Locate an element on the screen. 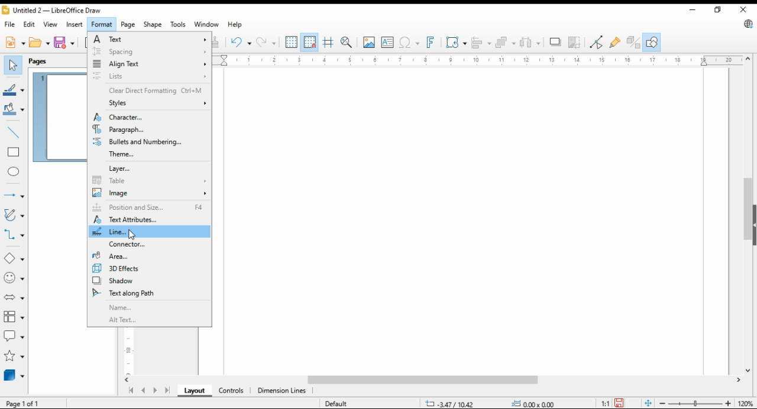 The height and width of the screenshot is (409, 757). help is located at coordinates (235, 24).